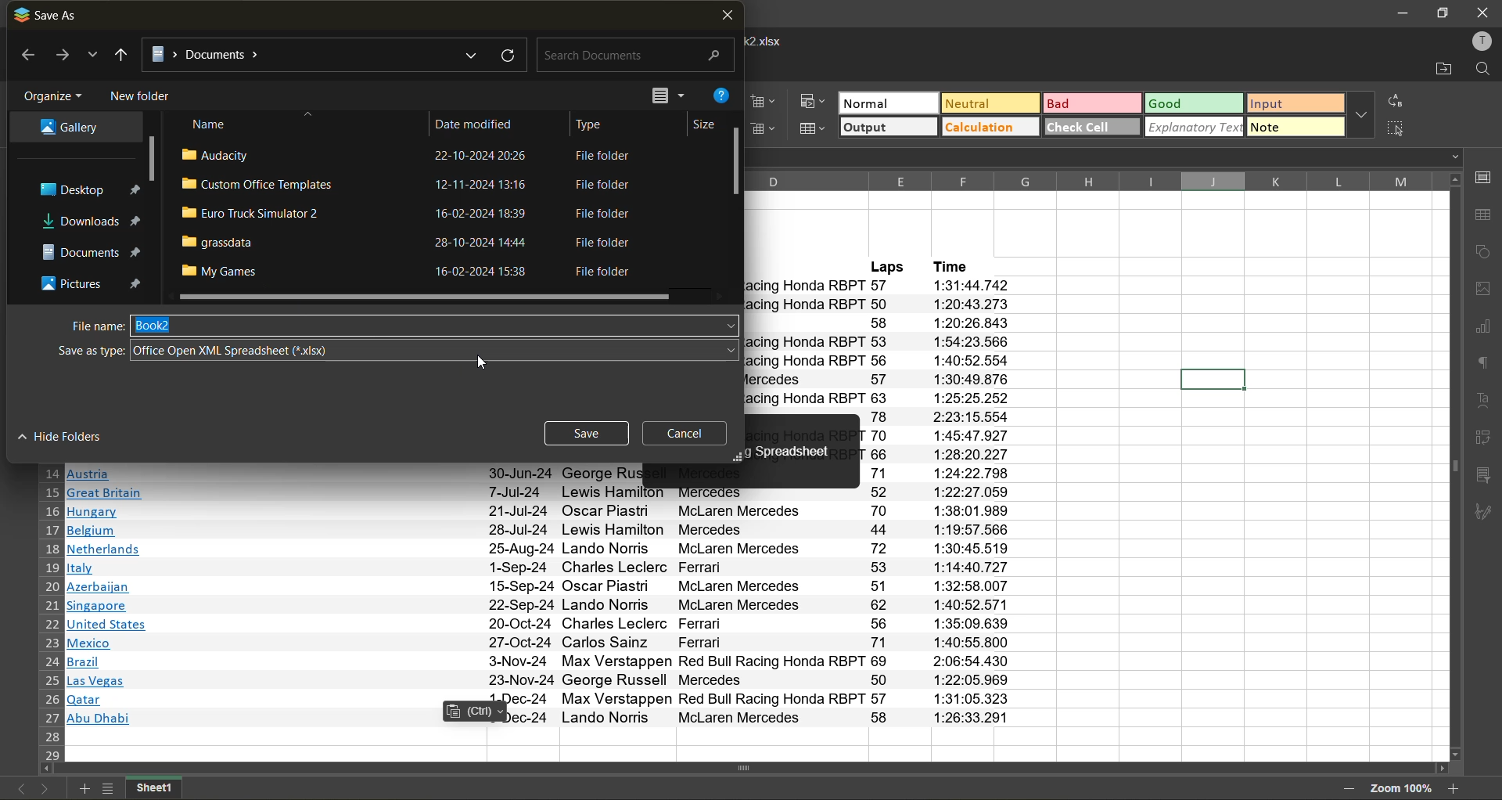  What do you see at coordinates (764, 102) in the screenshot?
I see `insert cells` at bounding box center [764, 102].